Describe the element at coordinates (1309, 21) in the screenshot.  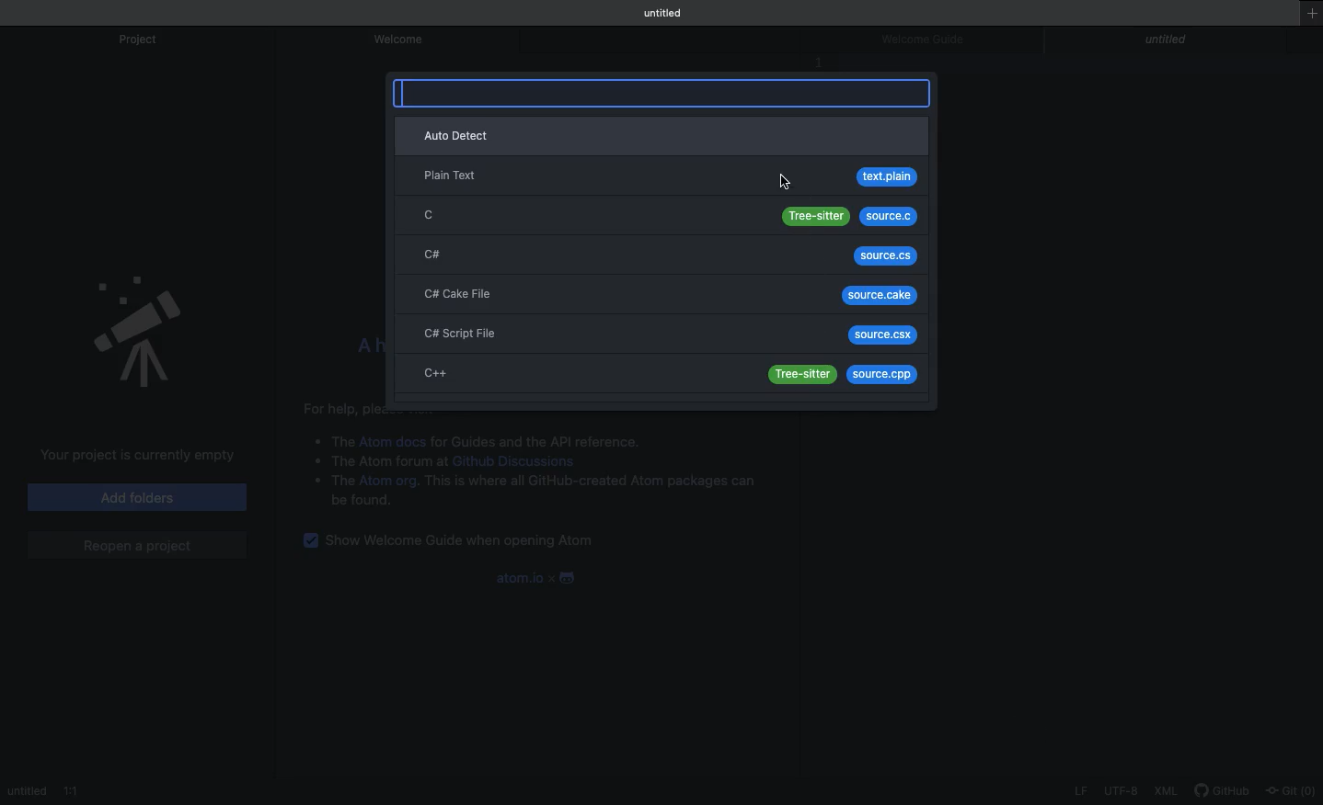
I see `New window` at that location.